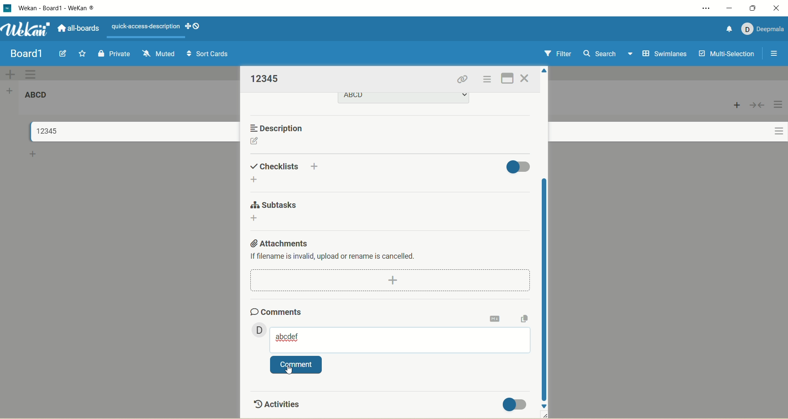 The width and height of the screenshot is (788, 419). What do you see at coordinates (400, 340) in the screenshot?
I see `comment` at bounding box center [400, 340].